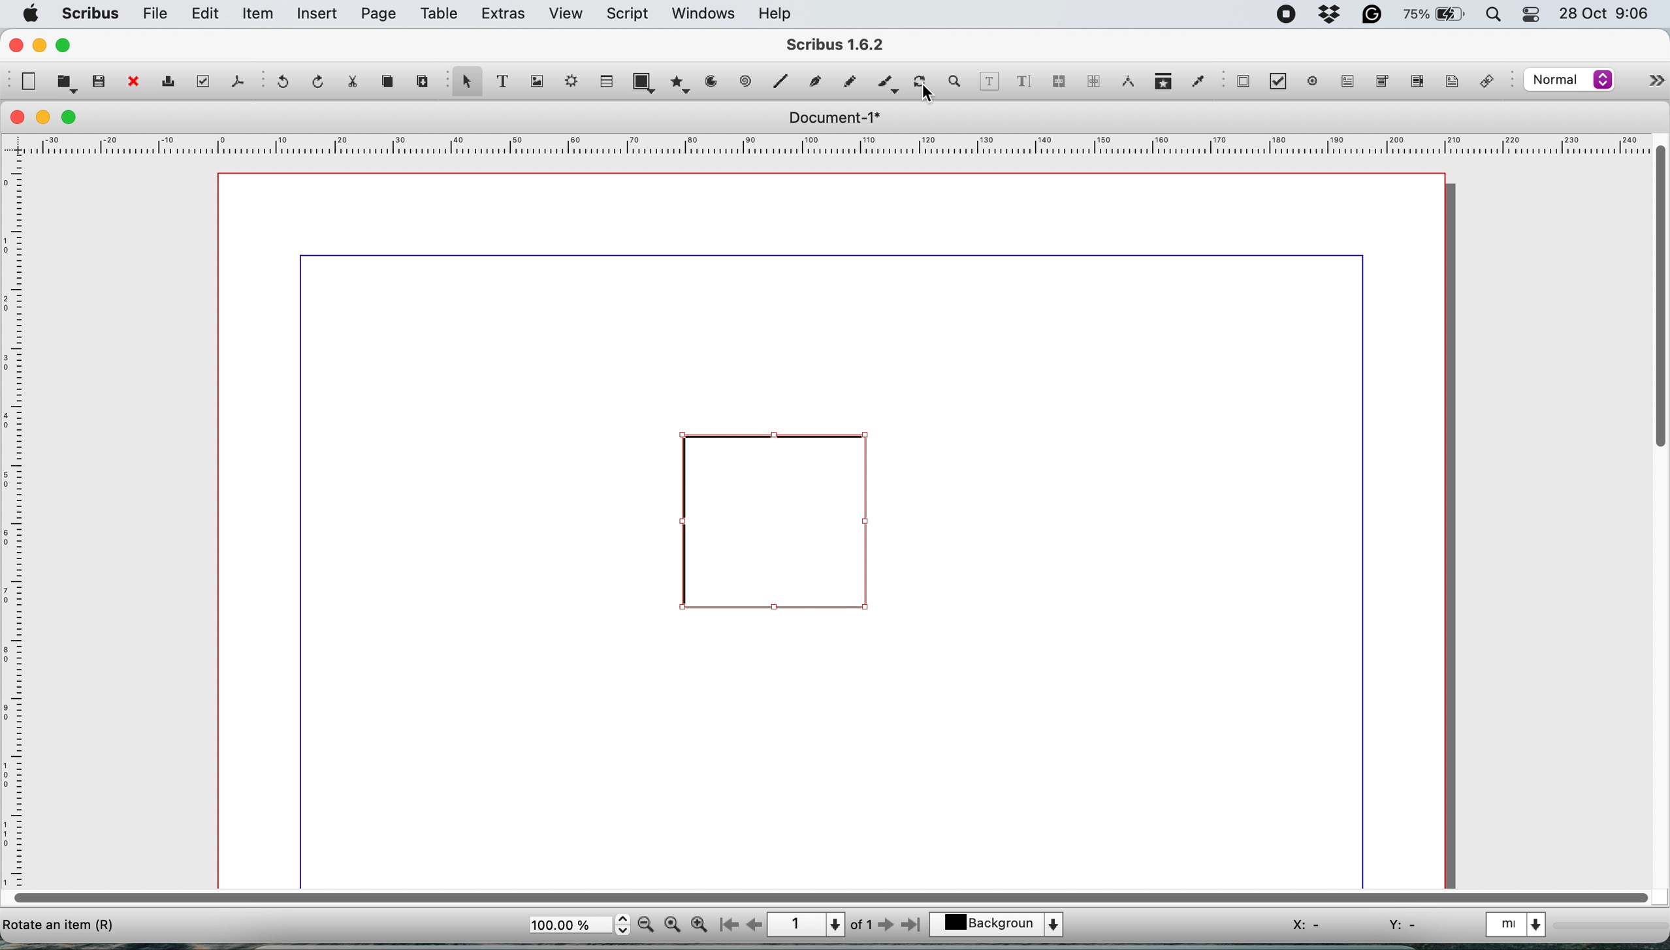 The width and height of the screenshot is (1670, 950). I want to click on maximise, so click(67, 46).